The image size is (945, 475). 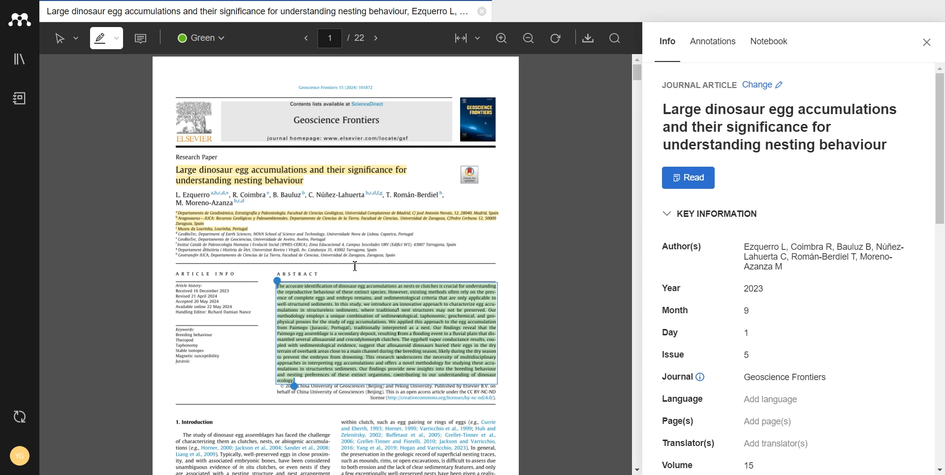 What do you see at coordinates (204, 38) in the screenshot?
I see `Colors` at bounding box center [204, 38].